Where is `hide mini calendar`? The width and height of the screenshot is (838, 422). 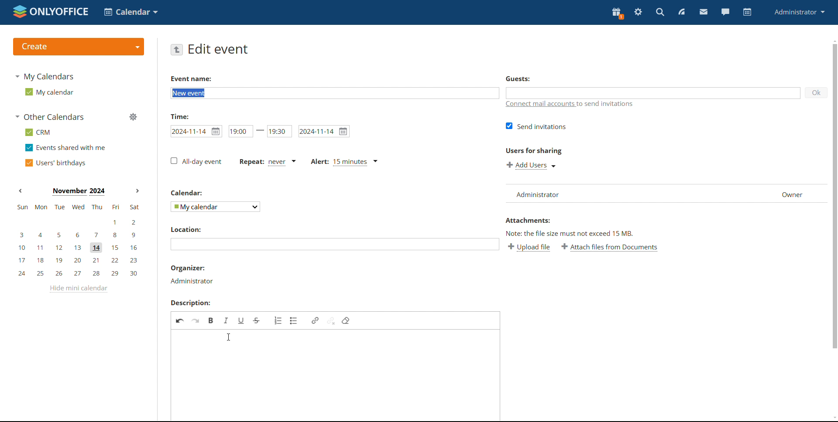
hide mini calendar is located at coordinates (79, 289).